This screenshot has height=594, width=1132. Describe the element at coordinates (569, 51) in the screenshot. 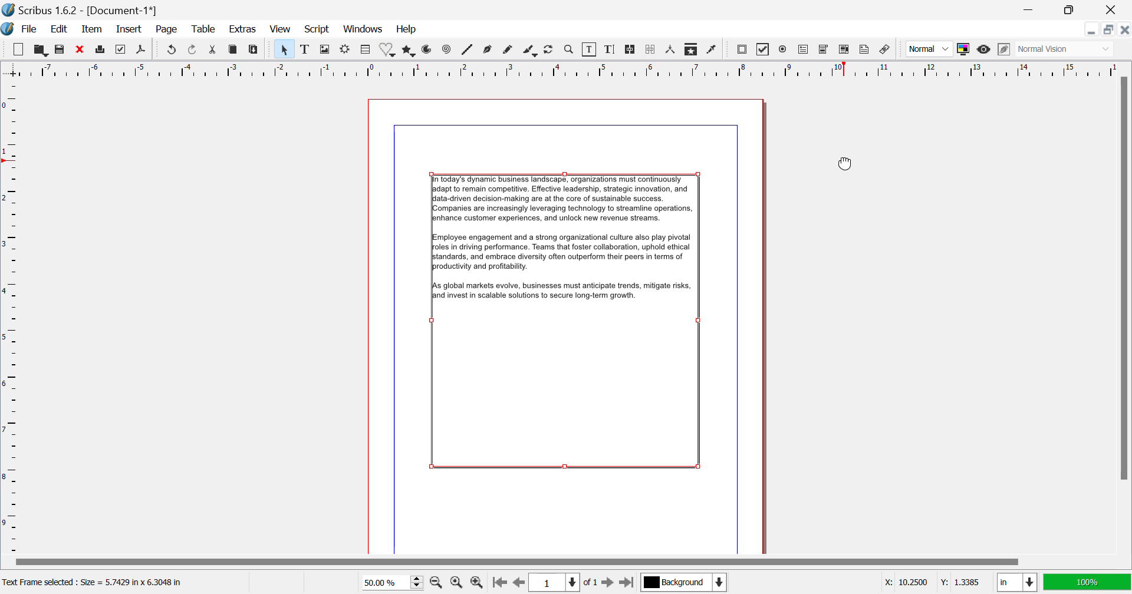

I see `Zoom` at that location.